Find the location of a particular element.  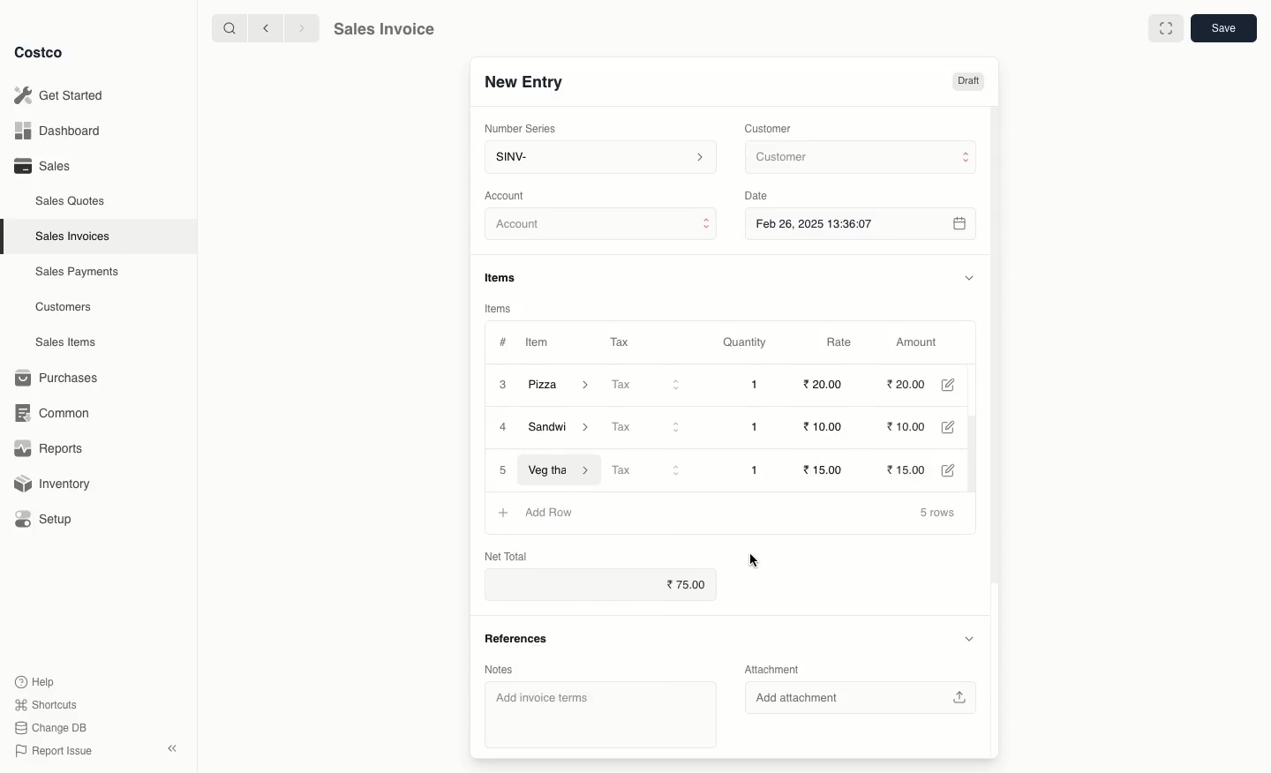

Edit is located at coordinates (959, 428).